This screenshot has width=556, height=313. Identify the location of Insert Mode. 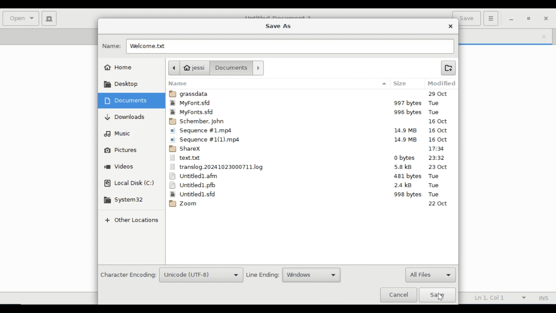
(543, 298).